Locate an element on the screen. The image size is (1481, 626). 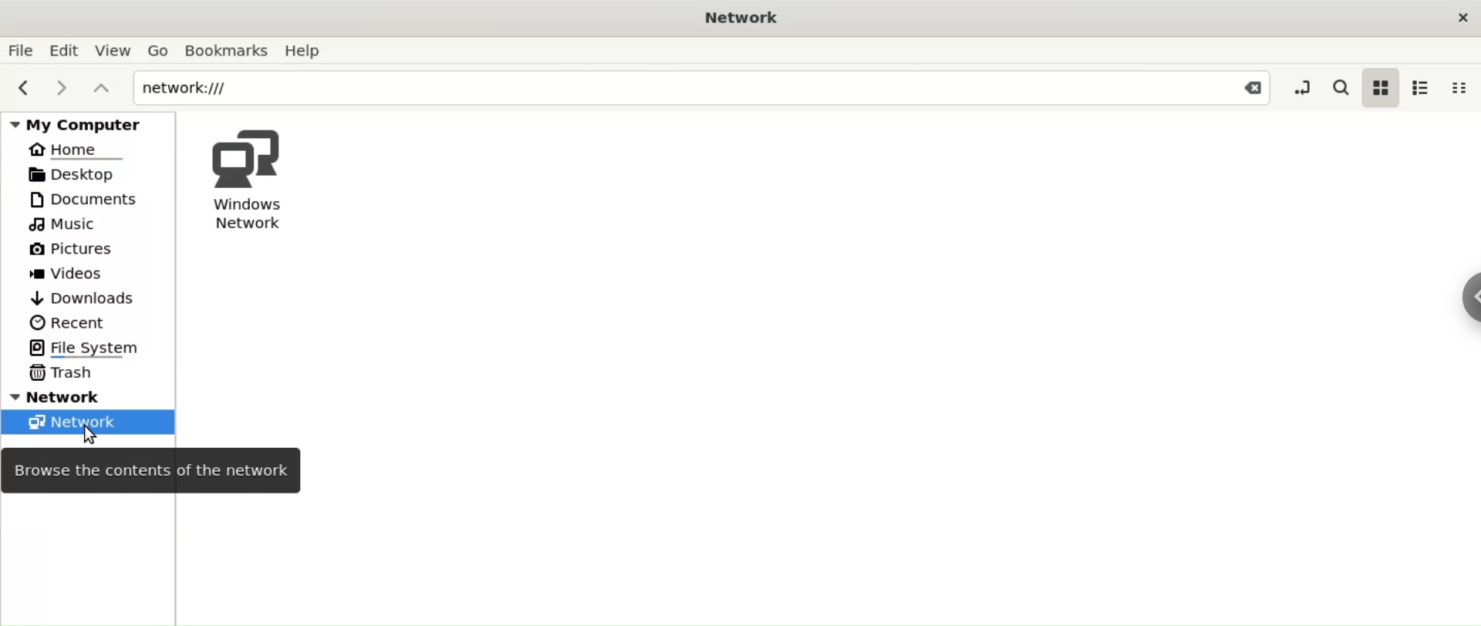
next is located at coordinates (63, 89).